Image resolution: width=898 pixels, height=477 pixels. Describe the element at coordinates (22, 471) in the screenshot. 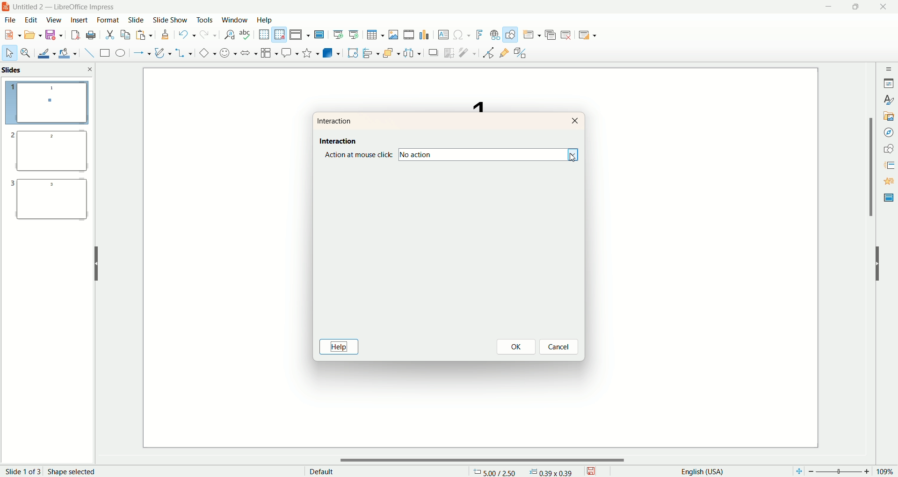

I see `page number` at that location.